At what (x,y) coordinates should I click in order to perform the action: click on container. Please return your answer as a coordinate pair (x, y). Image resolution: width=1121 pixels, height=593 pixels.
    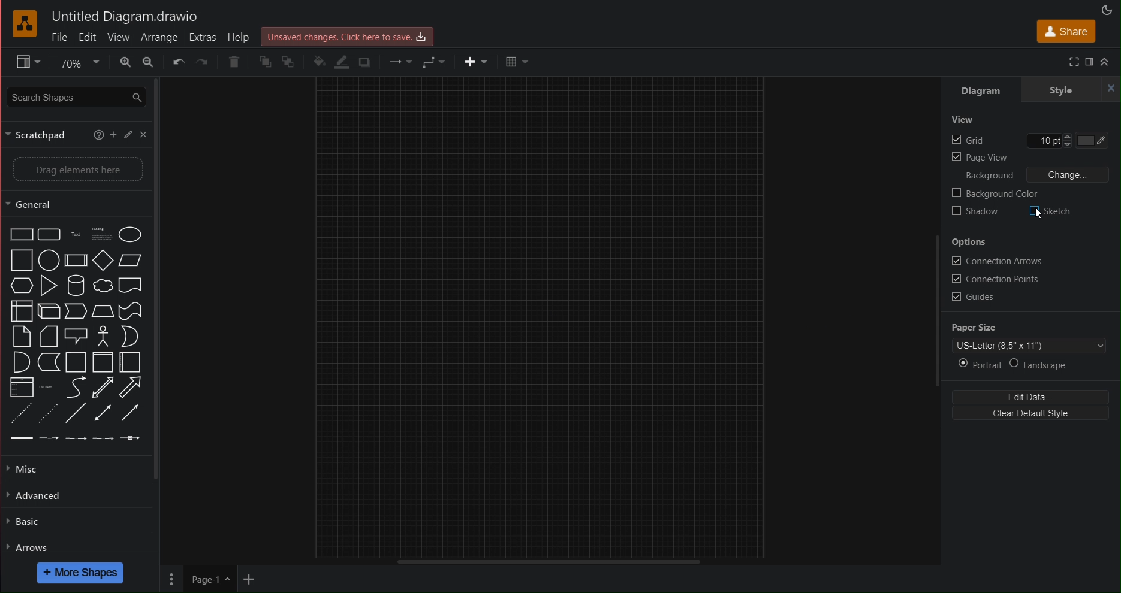
    Looking at the image, I should click on (77, 362).